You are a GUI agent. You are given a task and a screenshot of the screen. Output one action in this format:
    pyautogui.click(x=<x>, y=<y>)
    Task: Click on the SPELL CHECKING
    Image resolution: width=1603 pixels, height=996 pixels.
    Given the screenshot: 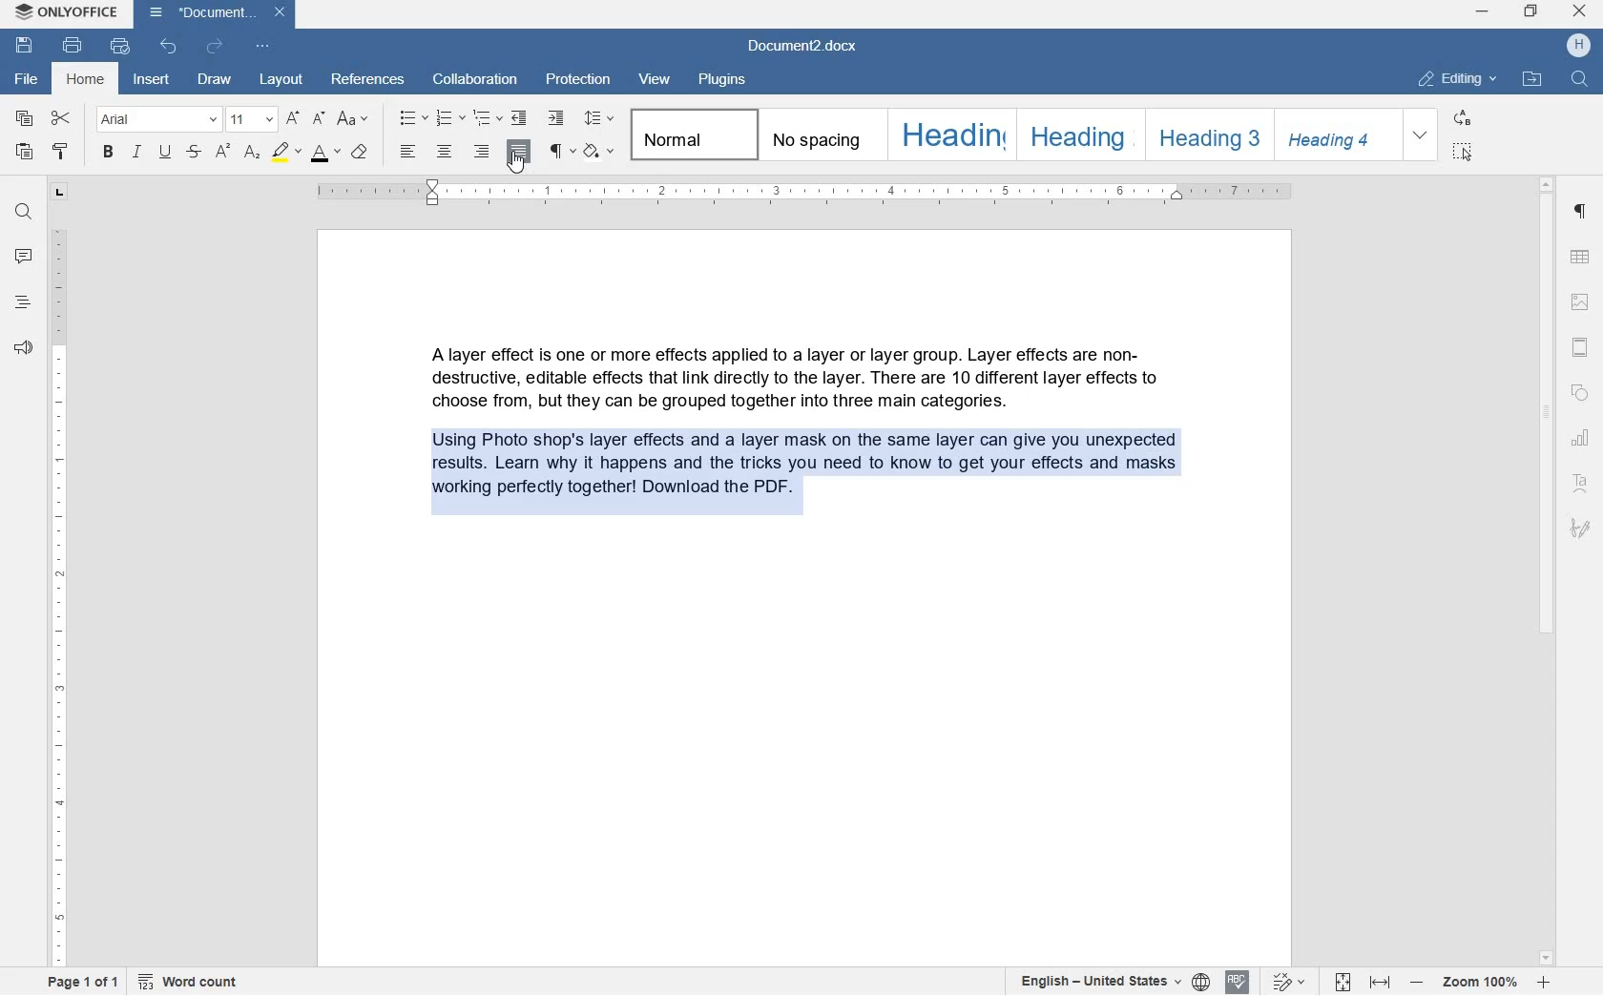 What is the action you would take?
    pyautogui.click(x=1238, y=982)
    